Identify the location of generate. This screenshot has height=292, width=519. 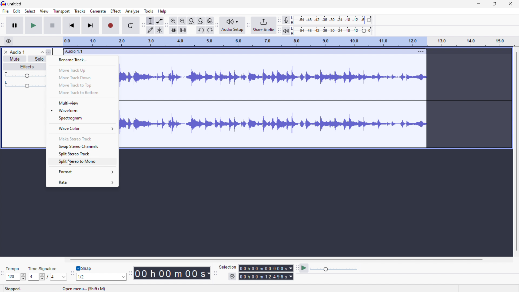
(98, 11).